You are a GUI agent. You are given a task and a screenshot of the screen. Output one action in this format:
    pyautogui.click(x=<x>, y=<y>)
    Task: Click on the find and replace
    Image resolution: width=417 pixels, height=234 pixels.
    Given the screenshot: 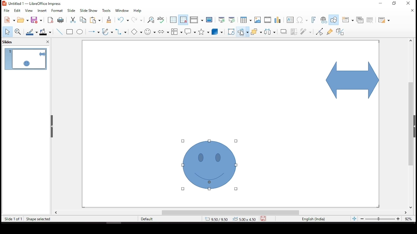 What is the action you would take?
    pyautogui.click(x=151, y=20)
    